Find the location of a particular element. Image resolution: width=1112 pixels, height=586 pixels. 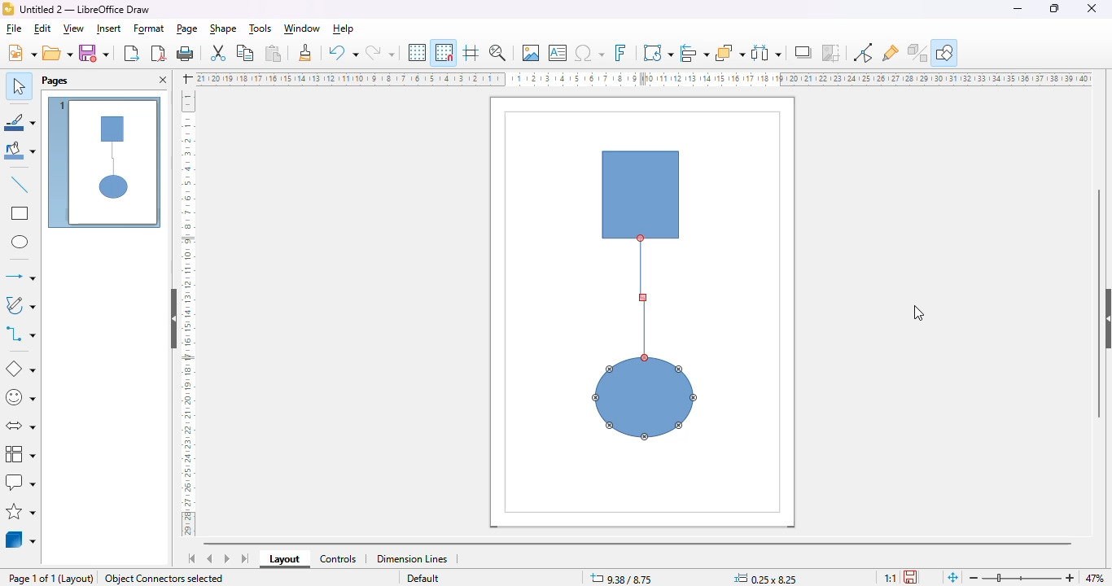

zoom & pan is located at coordinates (497, 52).